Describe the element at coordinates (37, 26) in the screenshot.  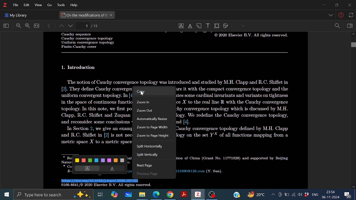
I see `Full view` at that location.